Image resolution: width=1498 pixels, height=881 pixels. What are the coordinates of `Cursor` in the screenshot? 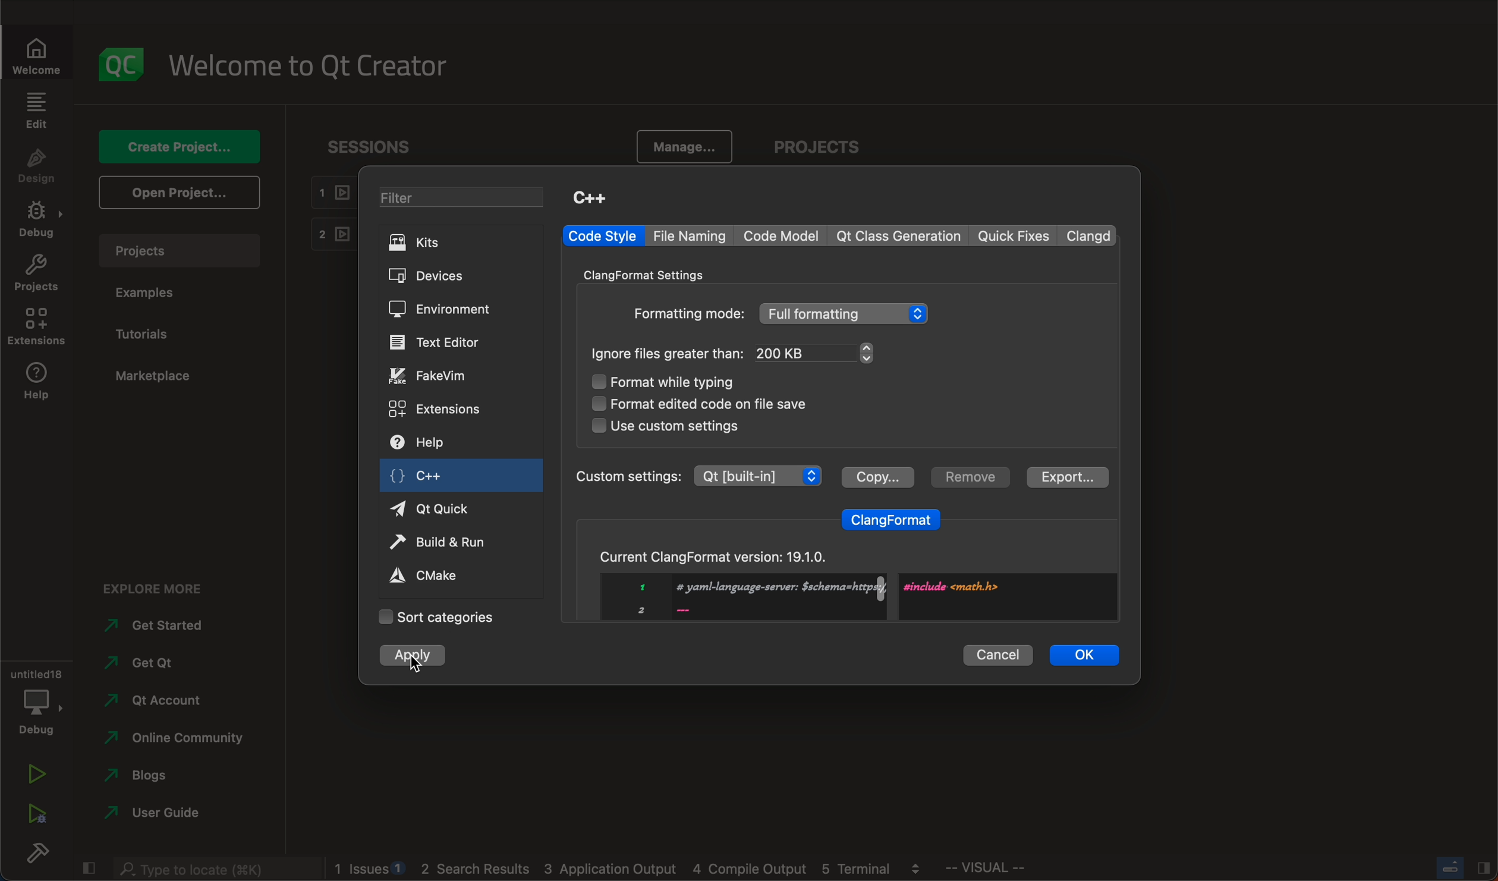 It's located at (415, 664).